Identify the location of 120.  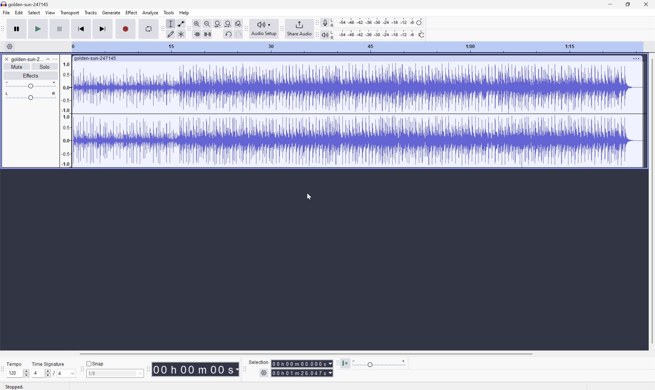
(15, 373).